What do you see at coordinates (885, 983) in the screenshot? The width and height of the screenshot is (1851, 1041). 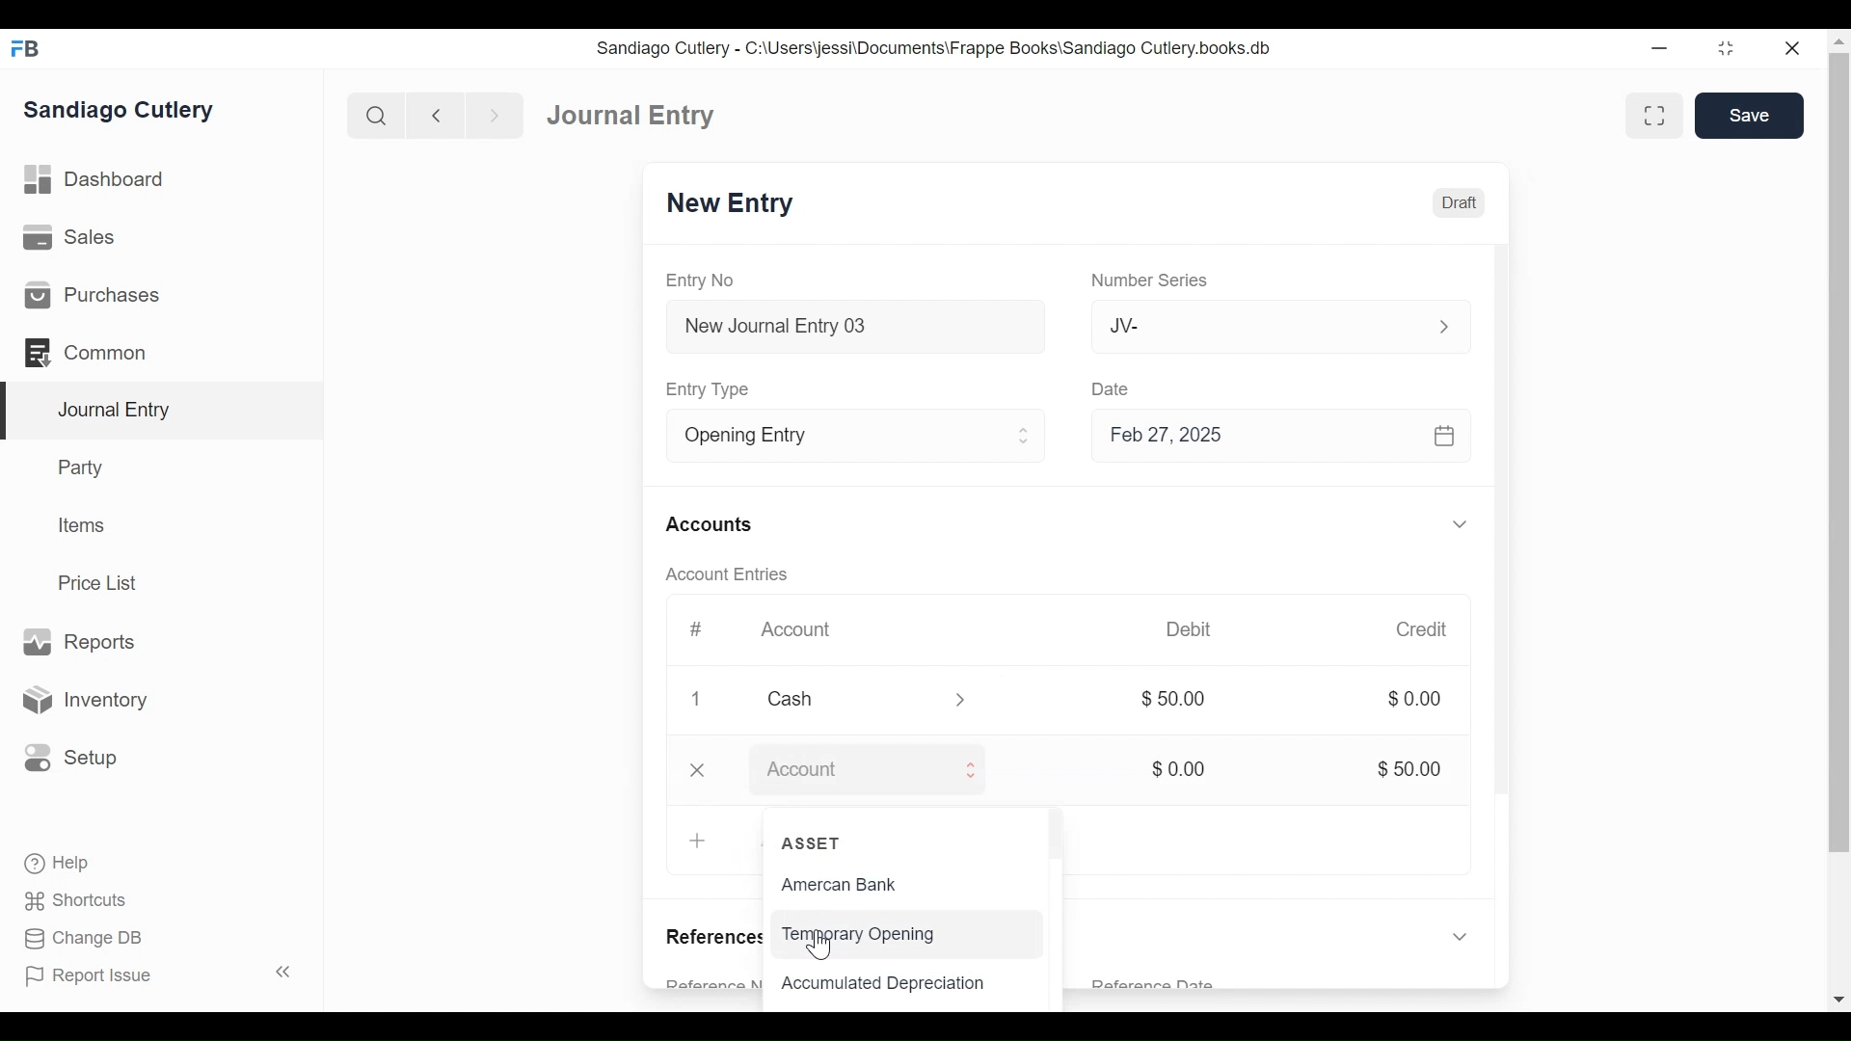 I see `Accumulated Depreciation` at bounding box center [885, 983].